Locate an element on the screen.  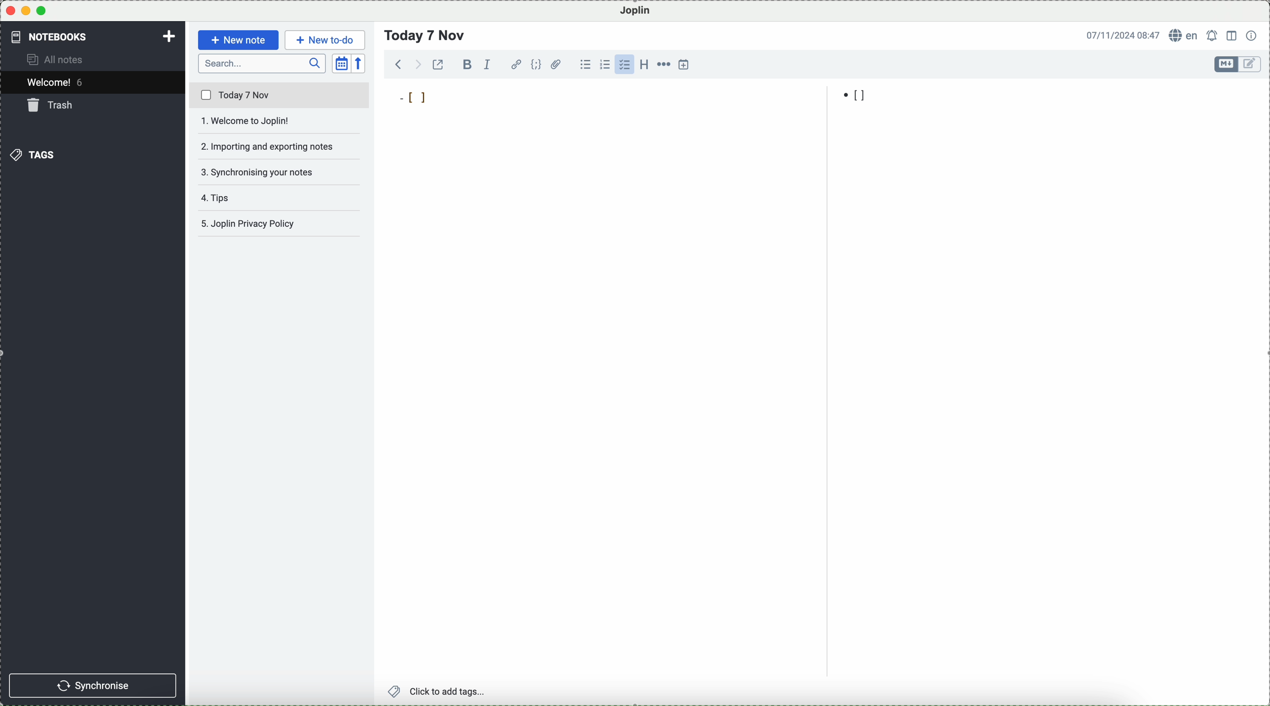
toggle editors is located at coordinates (1227, 64).